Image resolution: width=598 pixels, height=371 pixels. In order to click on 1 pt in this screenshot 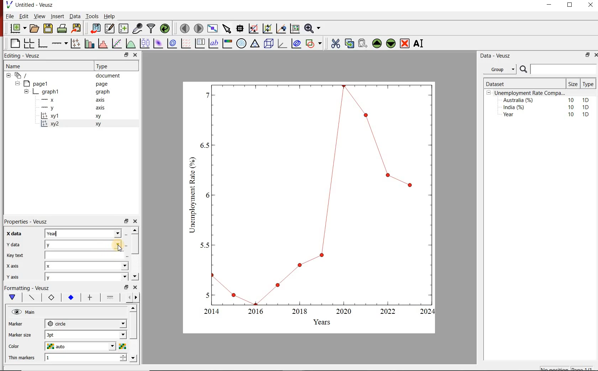, I will do `click(84, 334)`.